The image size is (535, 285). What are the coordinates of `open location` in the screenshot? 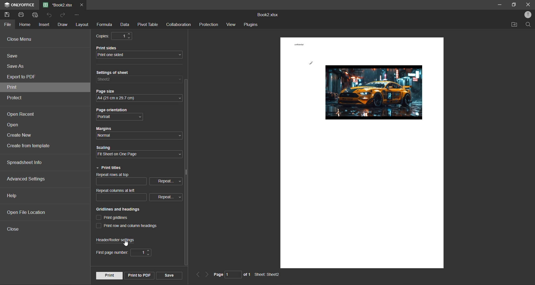 It's located at (513, 25).